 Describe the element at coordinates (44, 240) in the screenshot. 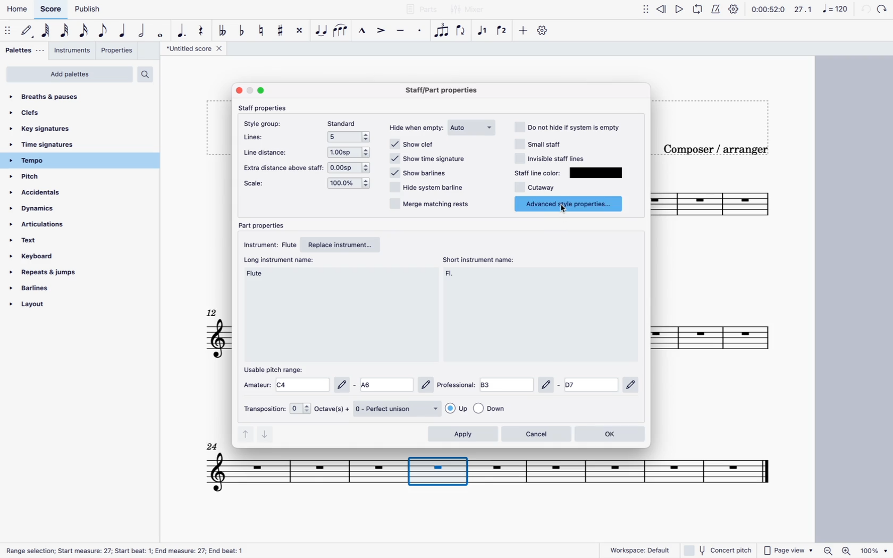

I see `text` at that location.